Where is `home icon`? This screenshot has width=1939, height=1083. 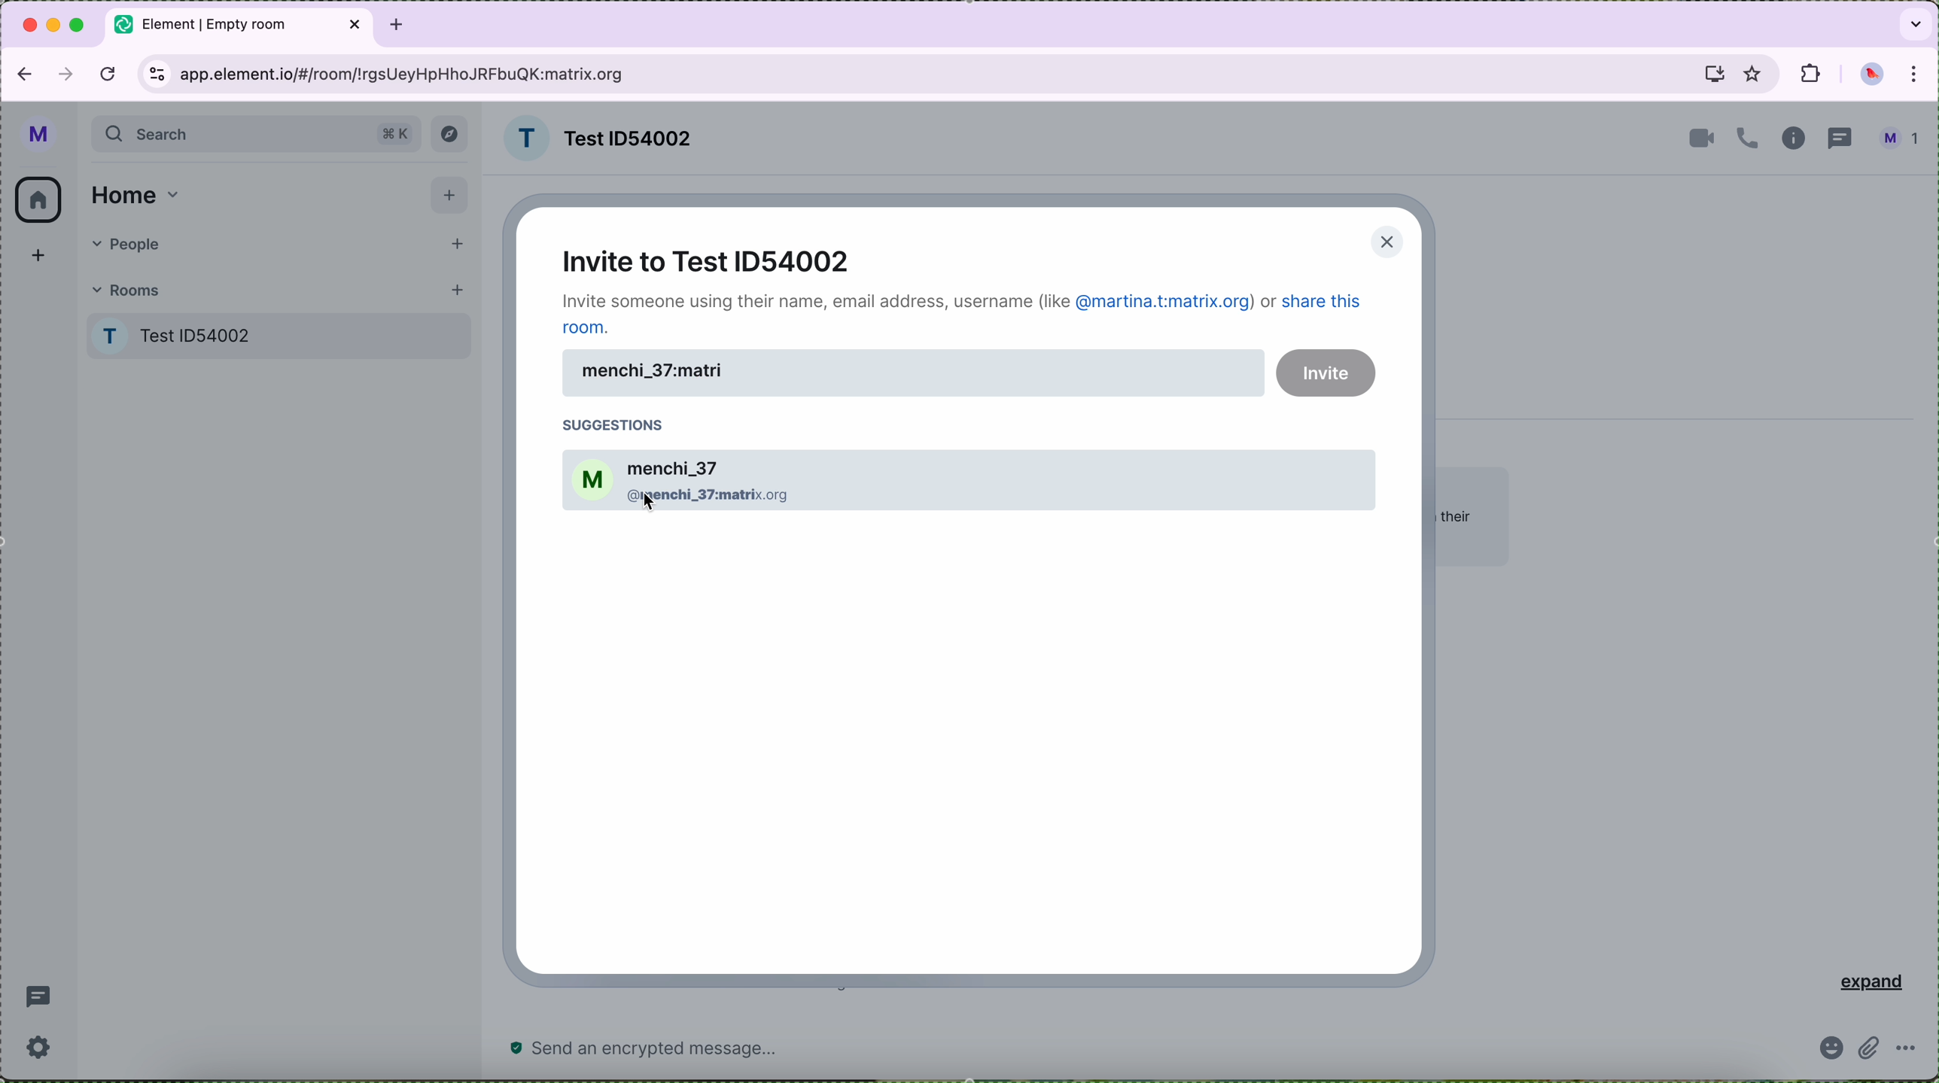
home icon is located at coordinates (41, 197).